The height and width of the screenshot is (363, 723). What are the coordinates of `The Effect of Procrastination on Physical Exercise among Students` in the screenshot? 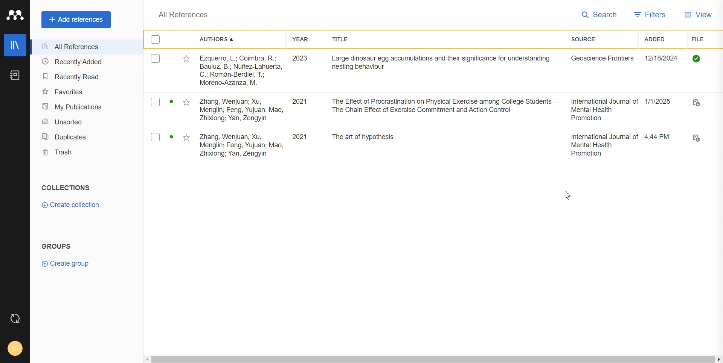 It's located at (444, 105).